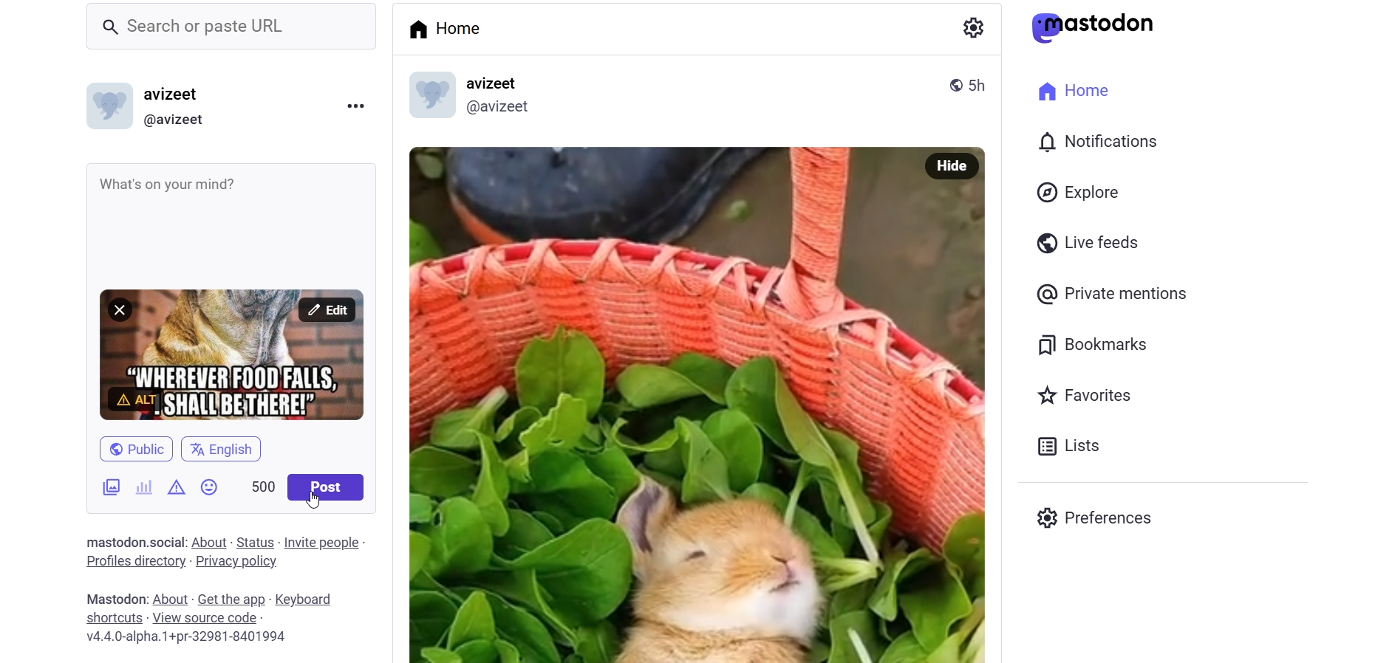  Describe the element at coordinates (1079, 90) in the screenshot. I see `home` at that location.